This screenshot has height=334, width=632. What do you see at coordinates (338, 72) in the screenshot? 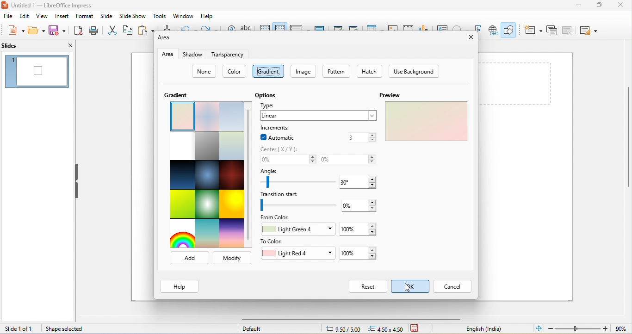
I see `pattern` at bounding box center [338, 72].